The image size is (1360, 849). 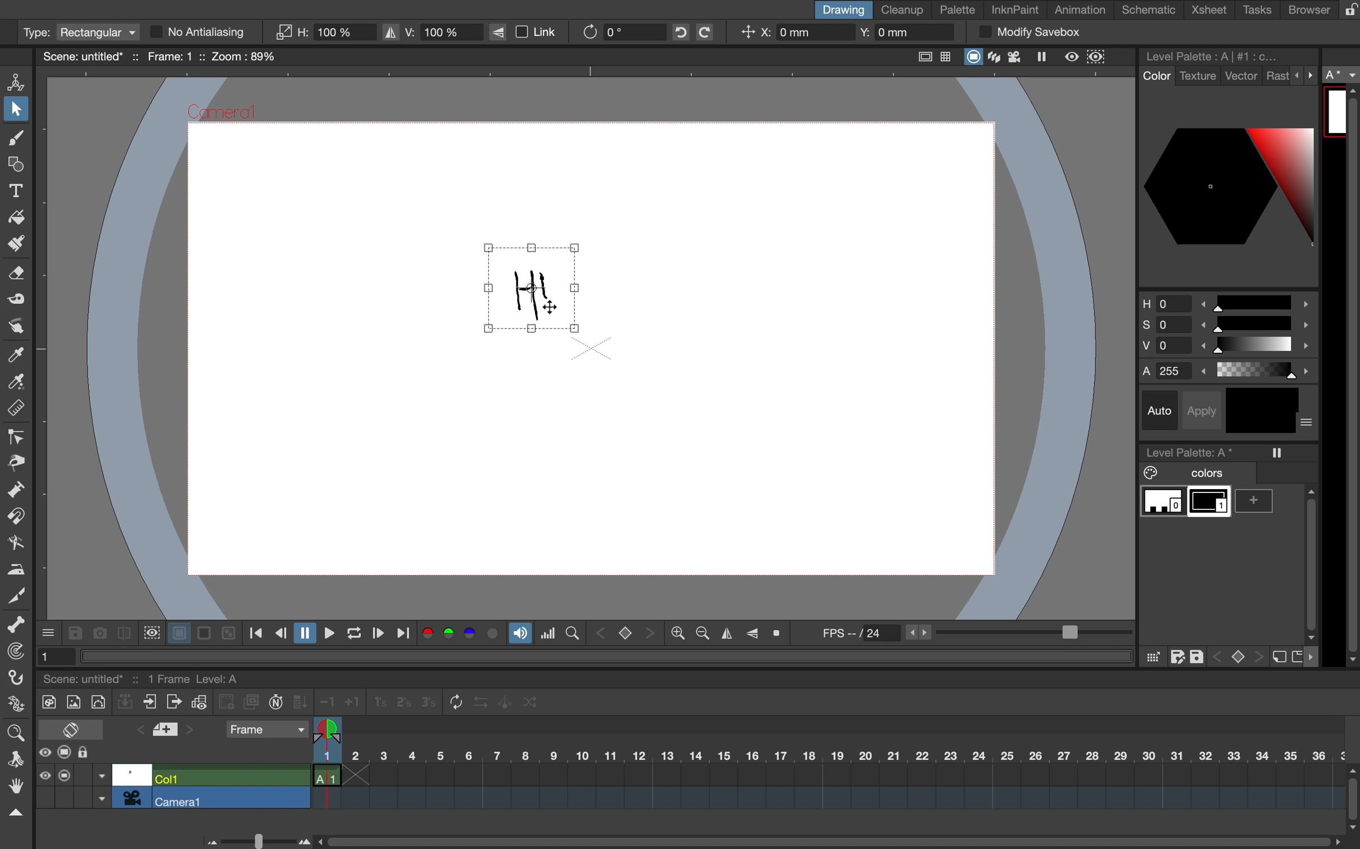 I want to click on camera, so click(x=132, y=797).